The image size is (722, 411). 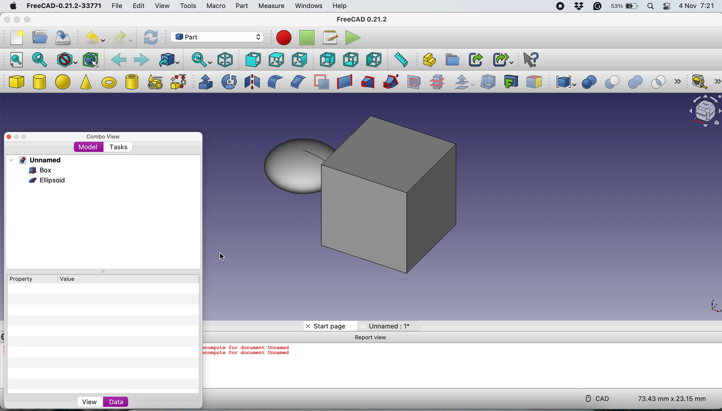 I want to click on front, so click(x=252, y=60).